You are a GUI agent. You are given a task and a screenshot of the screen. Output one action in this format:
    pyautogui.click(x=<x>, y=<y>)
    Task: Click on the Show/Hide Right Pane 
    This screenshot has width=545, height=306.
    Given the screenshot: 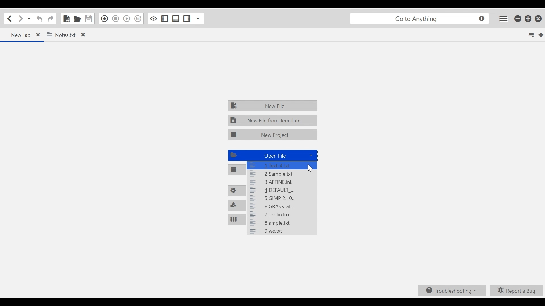 What is the action you would take?
    pyautogui.click(x=186, y=18)
    